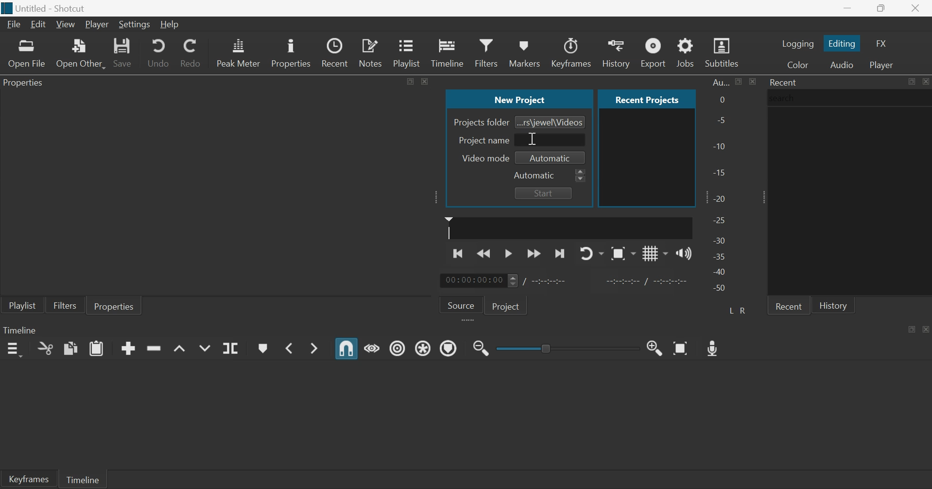 This screenshot has width=932, height=489. Describe the element at coordinates (925, 81) in the screenshot. I see `Close` at that location.